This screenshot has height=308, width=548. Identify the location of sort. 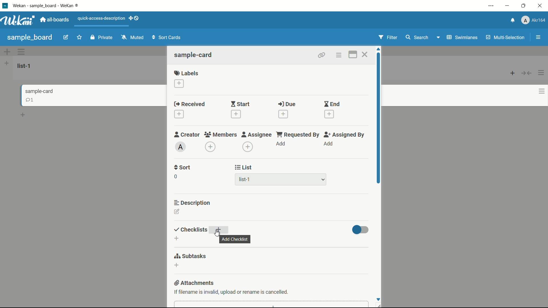
(182, 168).